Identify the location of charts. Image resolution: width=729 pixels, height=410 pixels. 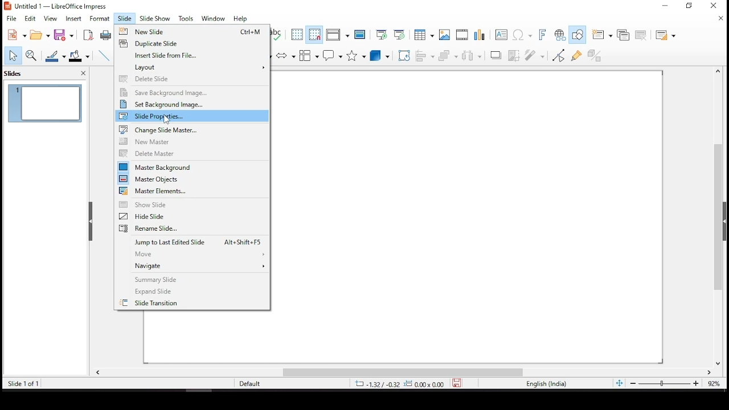
(480, 34).